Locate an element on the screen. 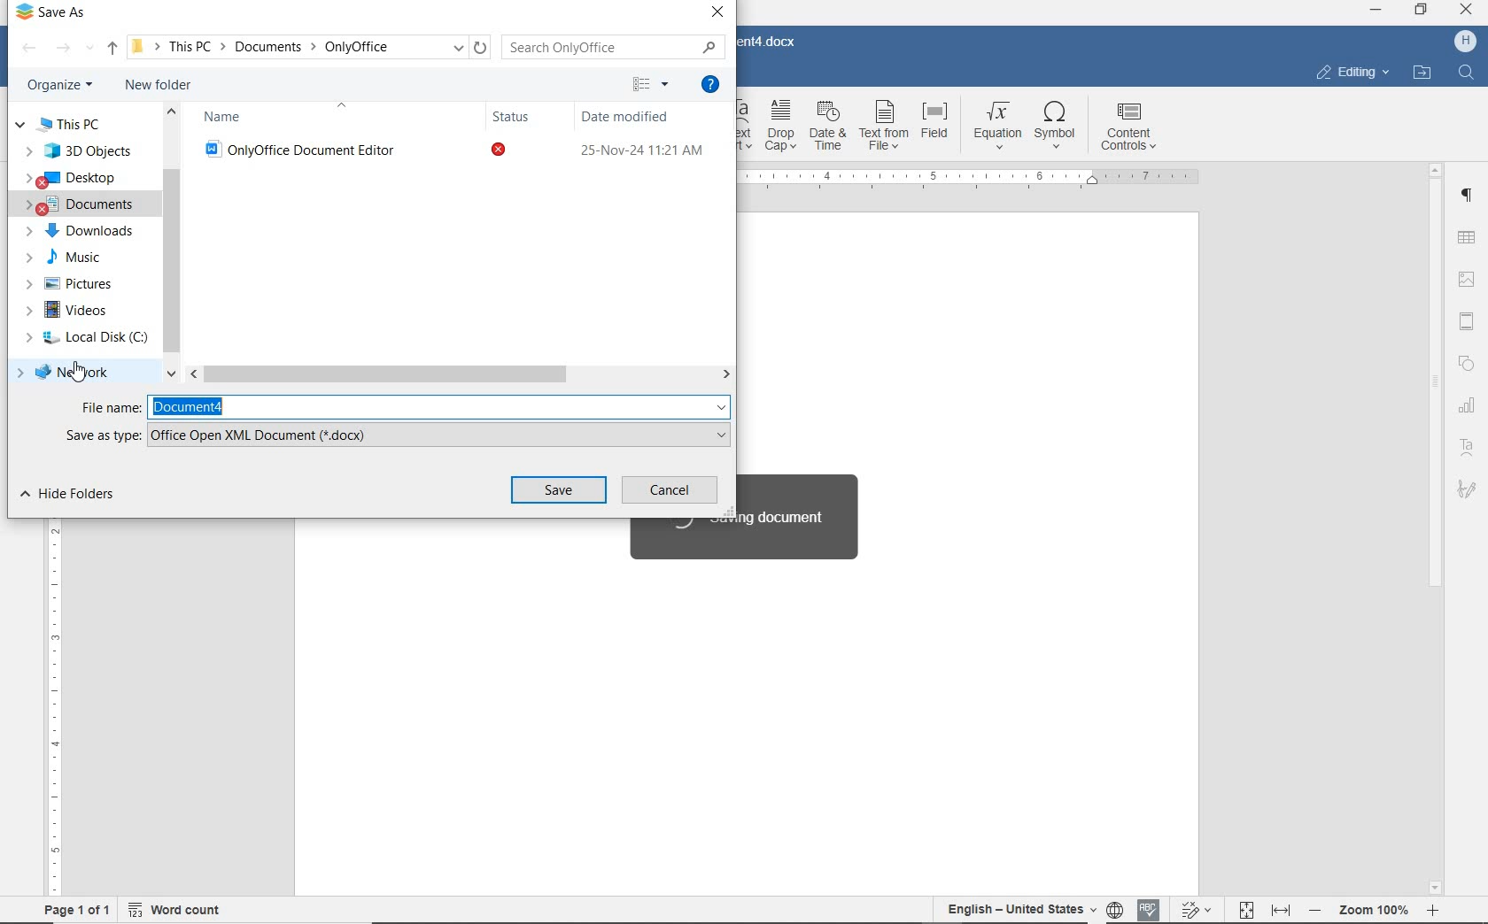  srollbar is located at coordinates (1436, 386).